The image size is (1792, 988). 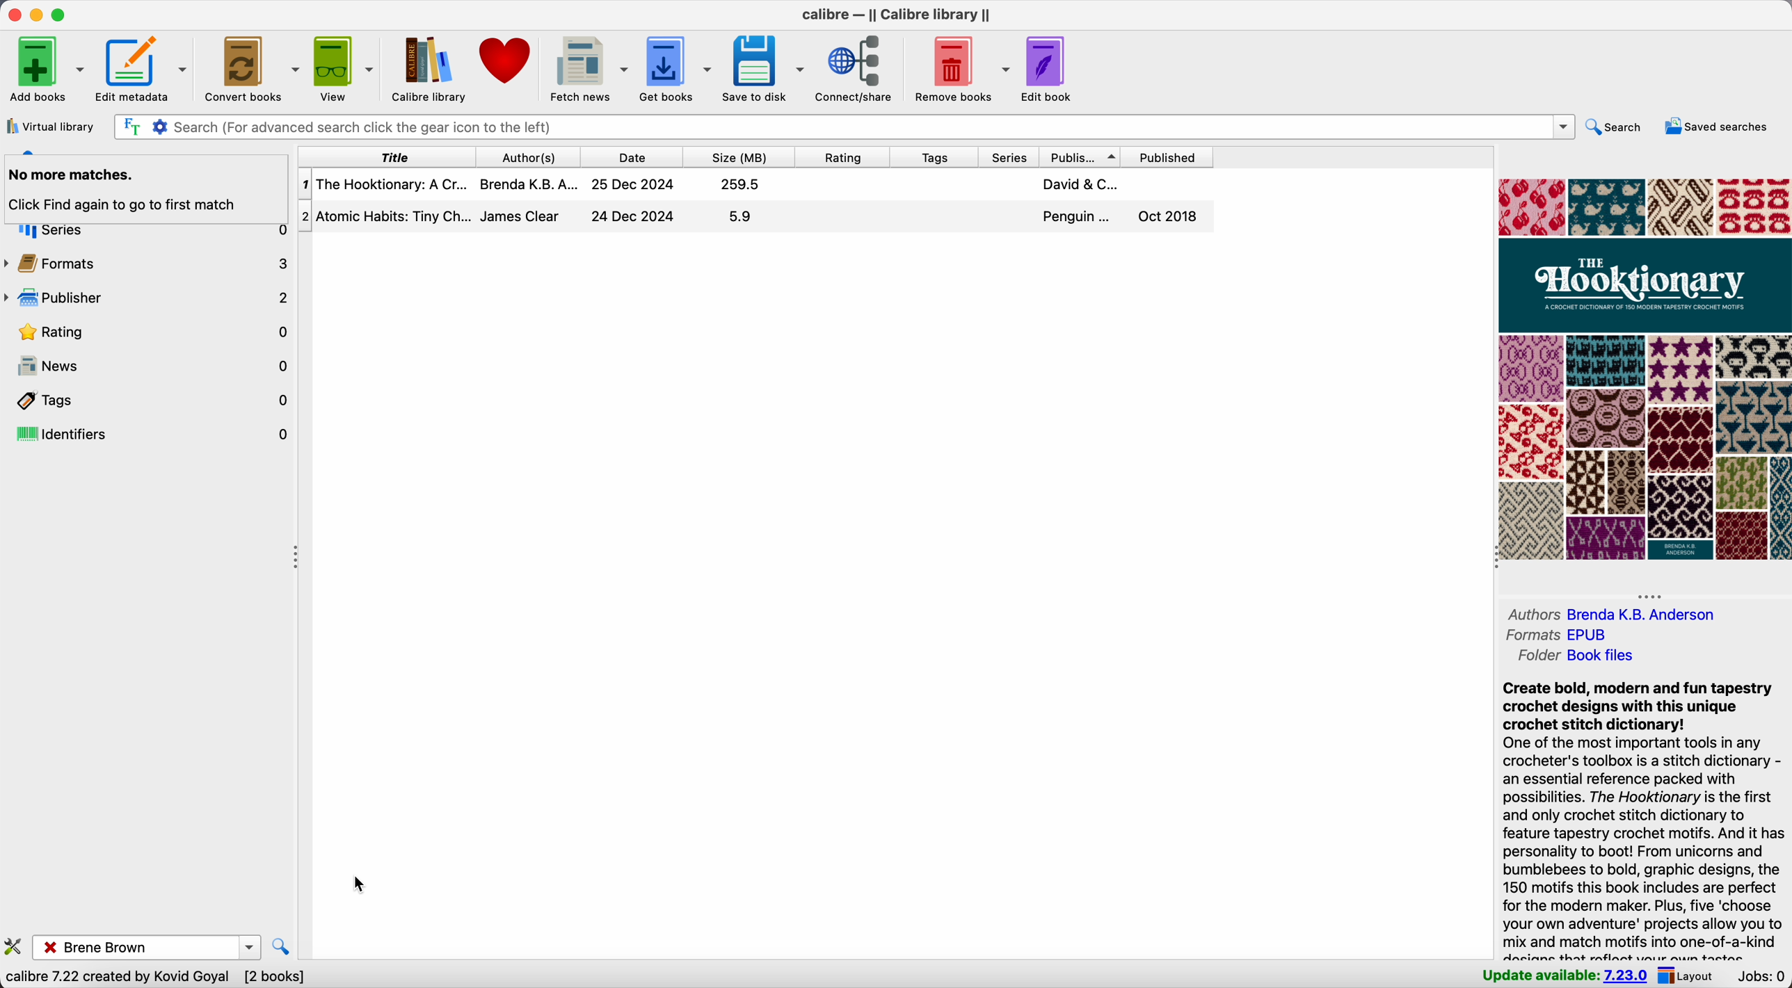 What do you see at coordinates (765, 70) in the screenshot?
I see `save to disk` at bounding box center [765, 70].